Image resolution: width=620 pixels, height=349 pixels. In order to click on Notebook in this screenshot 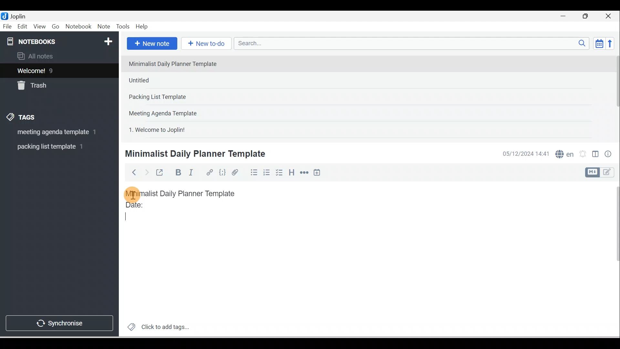, I will do `click(78, 27)`.